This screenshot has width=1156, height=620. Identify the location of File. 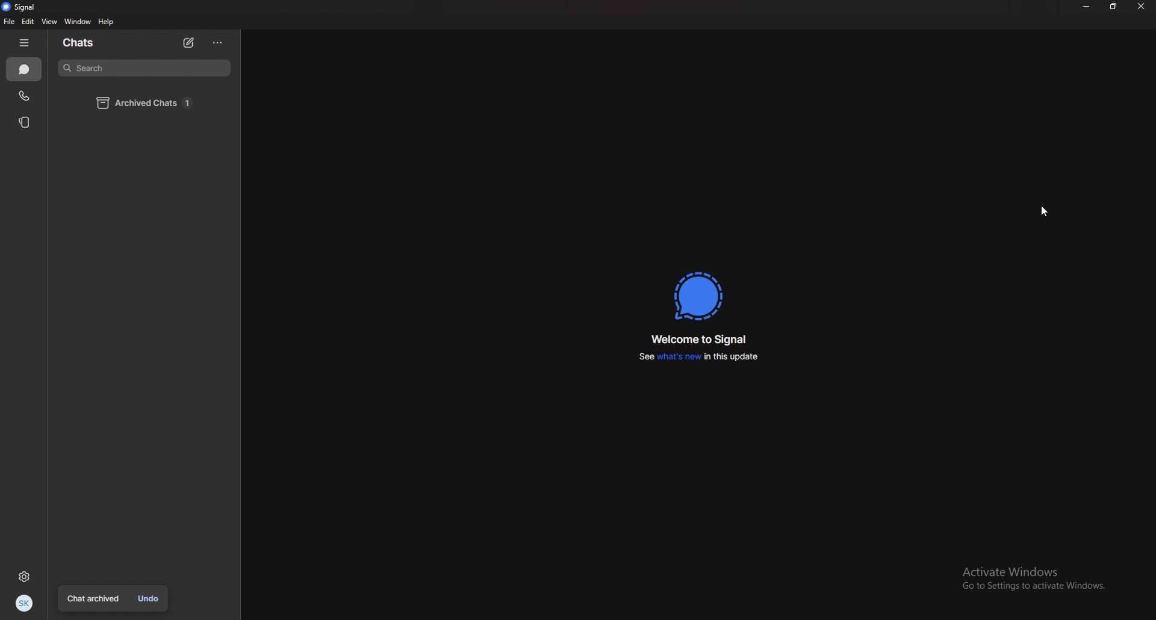
(8, 21).